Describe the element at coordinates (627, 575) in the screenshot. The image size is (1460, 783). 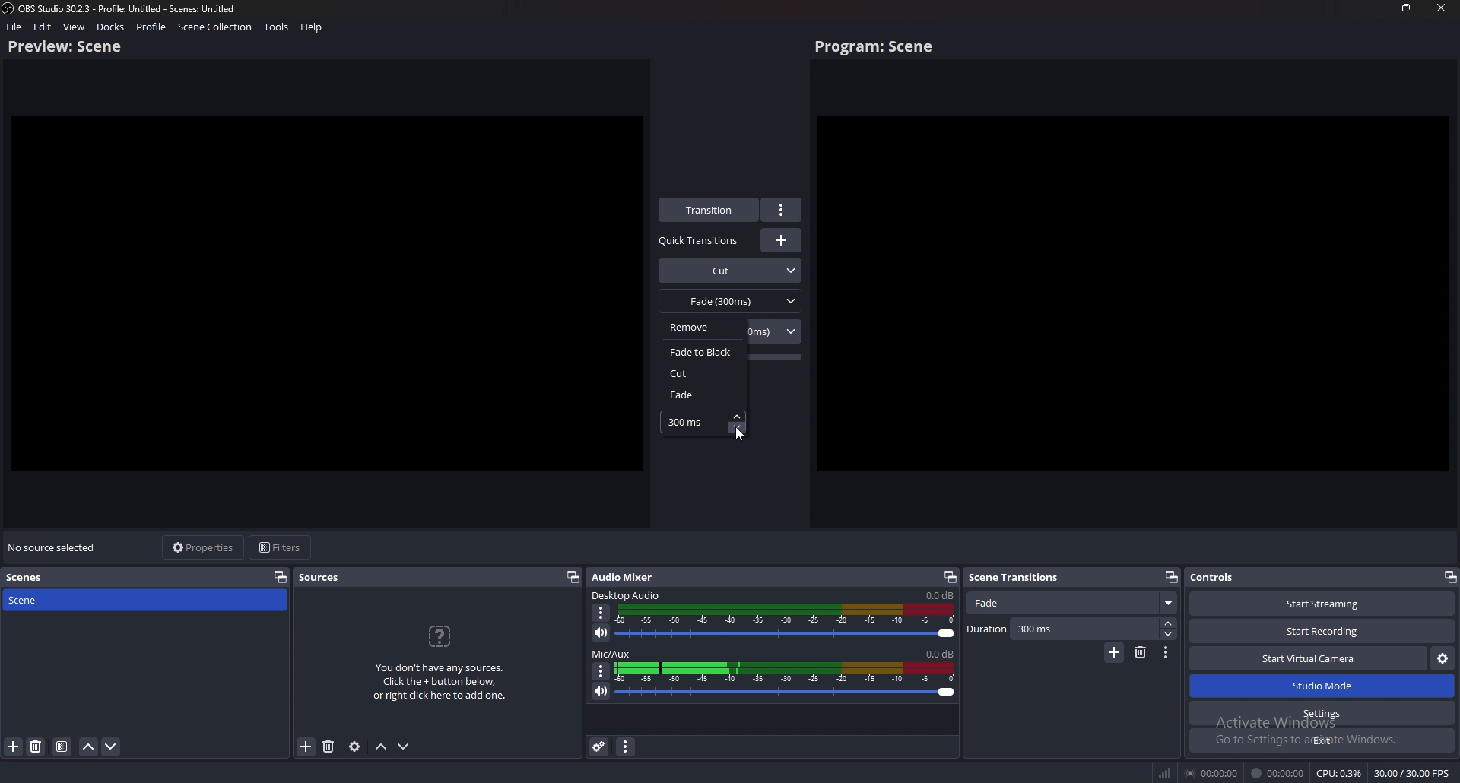
I see `Audio mixer` at that location.